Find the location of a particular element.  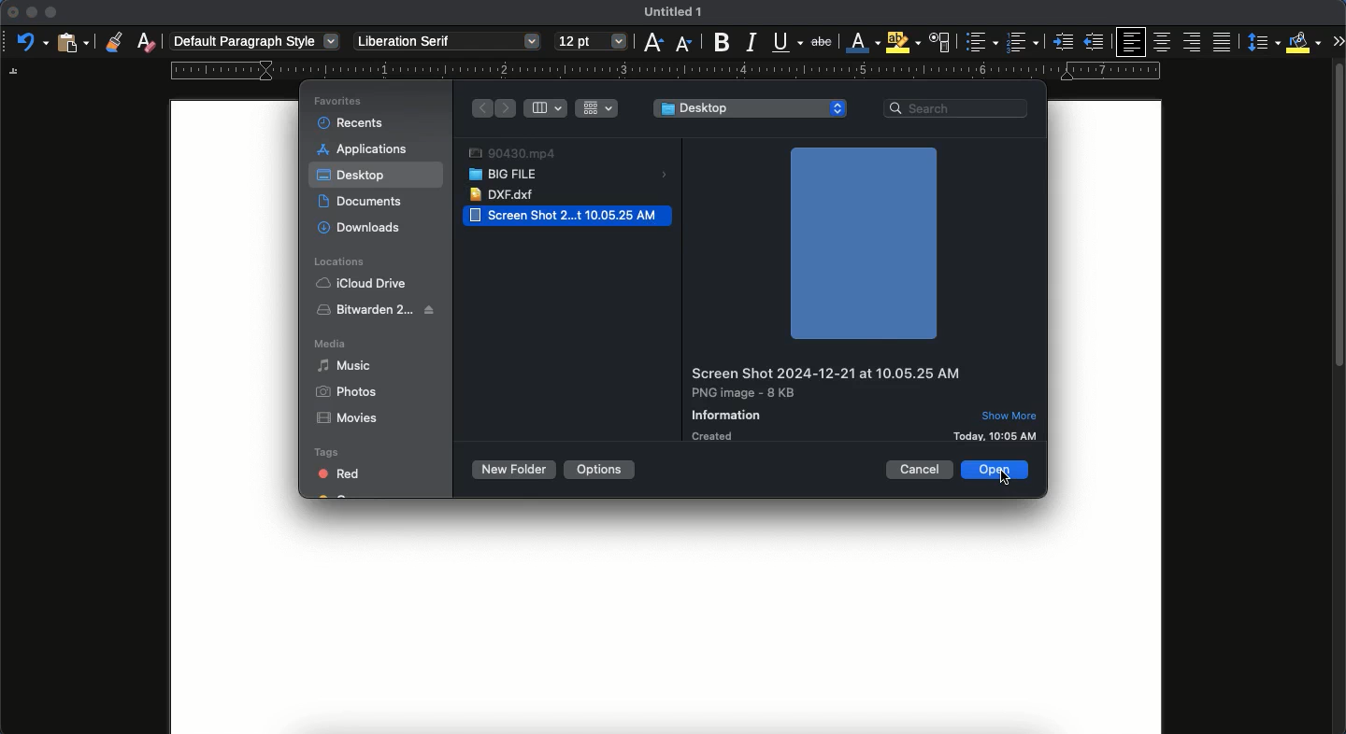

tags is located at coordinates (332, 454).